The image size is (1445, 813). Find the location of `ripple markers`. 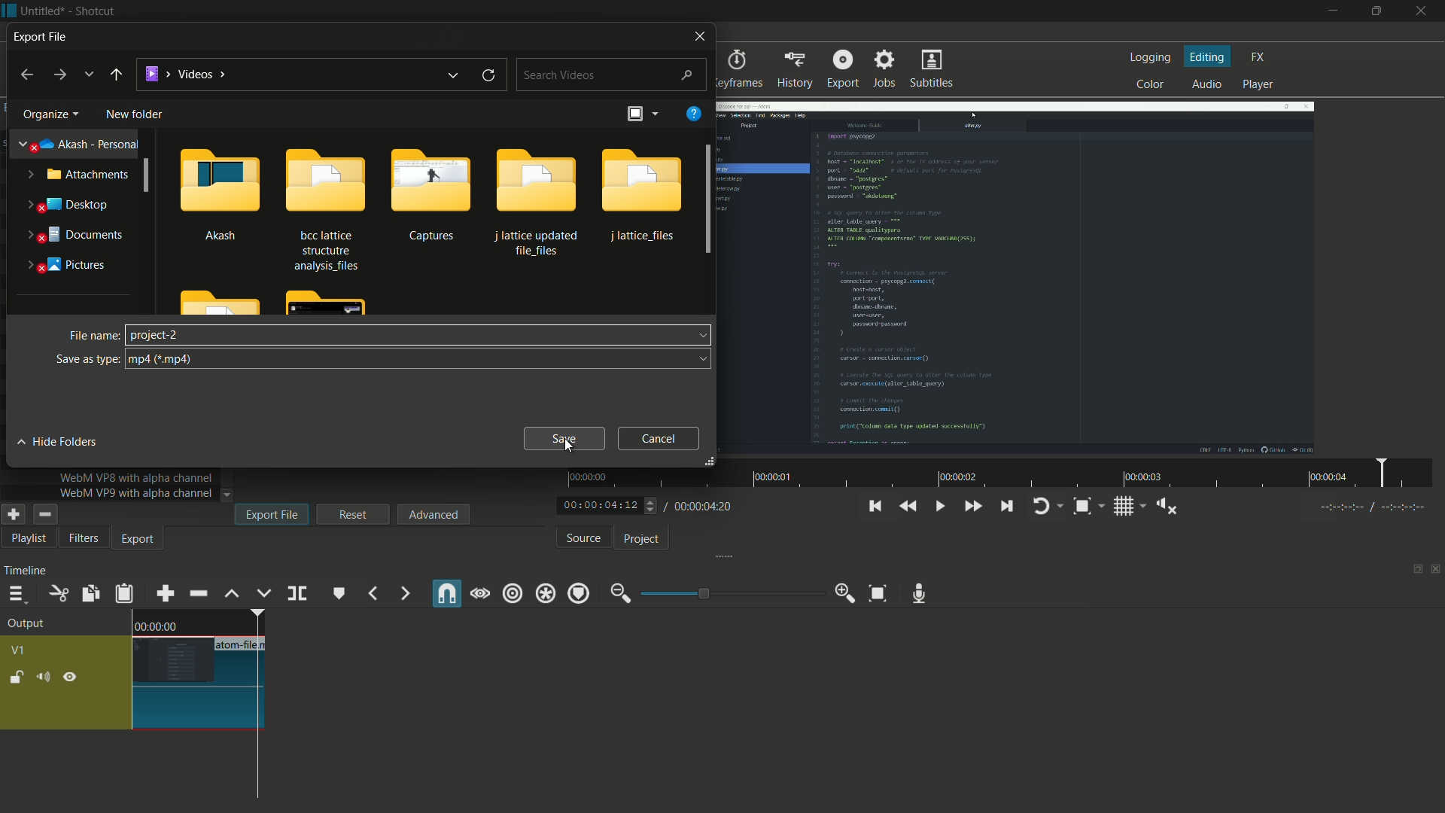

ripple markers is located at coordinates (580, 595).